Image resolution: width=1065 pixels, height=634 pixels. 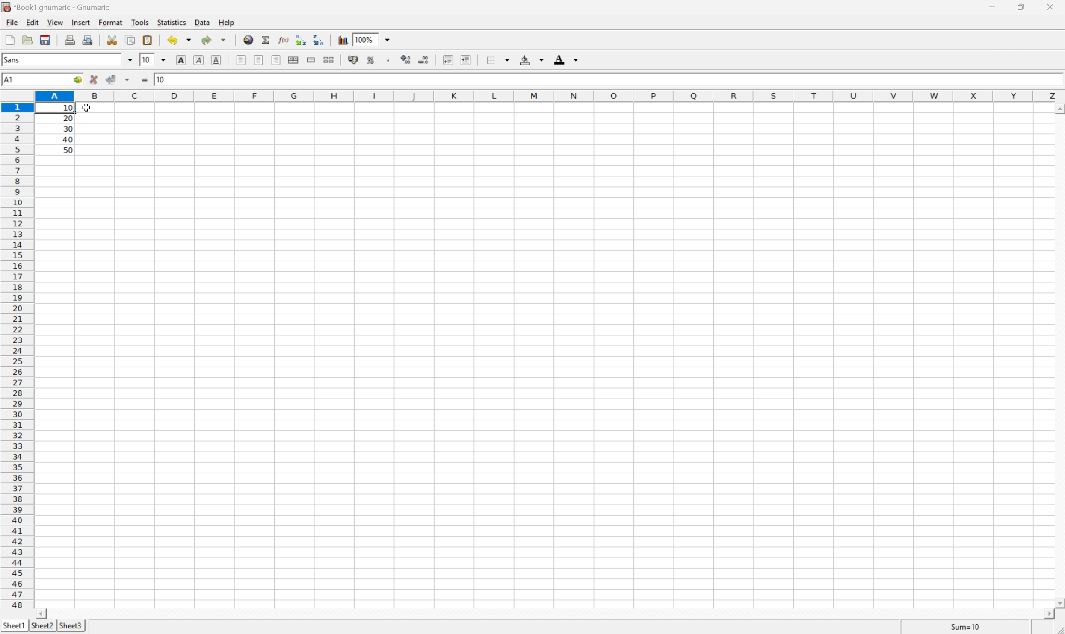 What do you see at coordinates (68, 119) in the screenshot?
I see `20` at bounding box center [68, 119].